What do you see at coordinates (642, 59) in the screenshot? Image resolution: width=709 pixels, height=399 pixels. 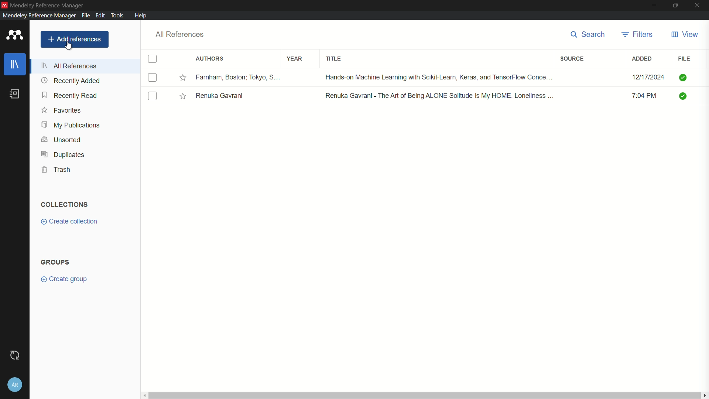 I see `added` at bounding box center [642, 59].